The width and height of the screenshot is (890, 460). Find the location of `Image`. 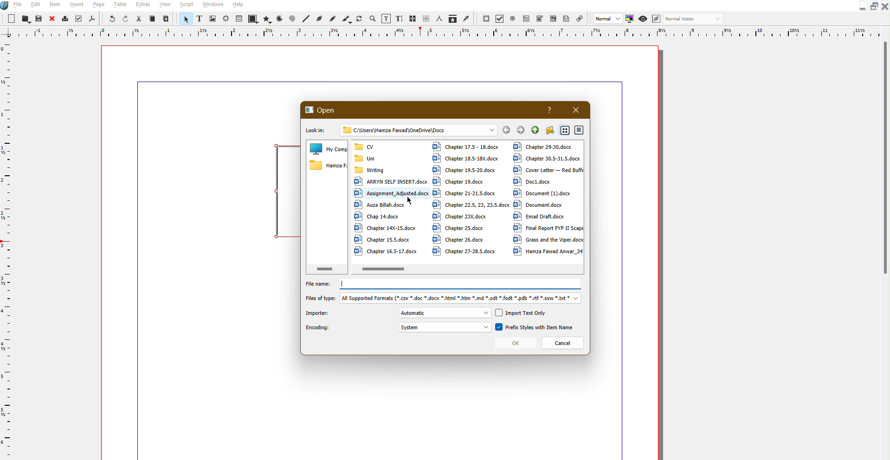

Image is located at coordinates (213, 19).